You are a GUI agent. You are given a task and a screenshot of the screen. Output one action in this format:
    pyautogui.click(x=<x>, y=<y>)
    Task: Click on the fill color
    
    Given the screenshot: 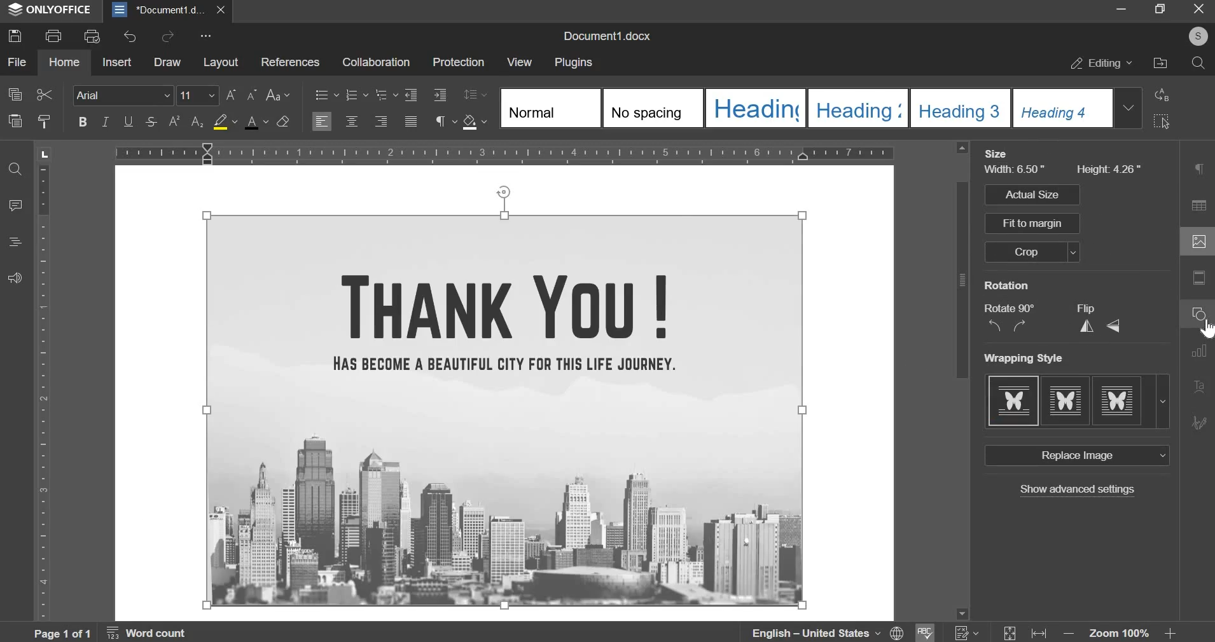 What is the action you would take?
    pyautogui.click(x=226, y=121)
    